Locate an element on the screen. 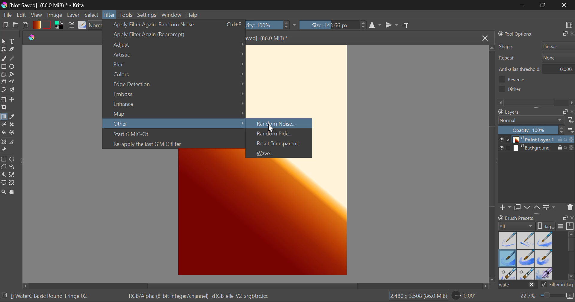 The height and width of the screenshot is (302, 575). Brush presets is located at coordinates (517, 217).